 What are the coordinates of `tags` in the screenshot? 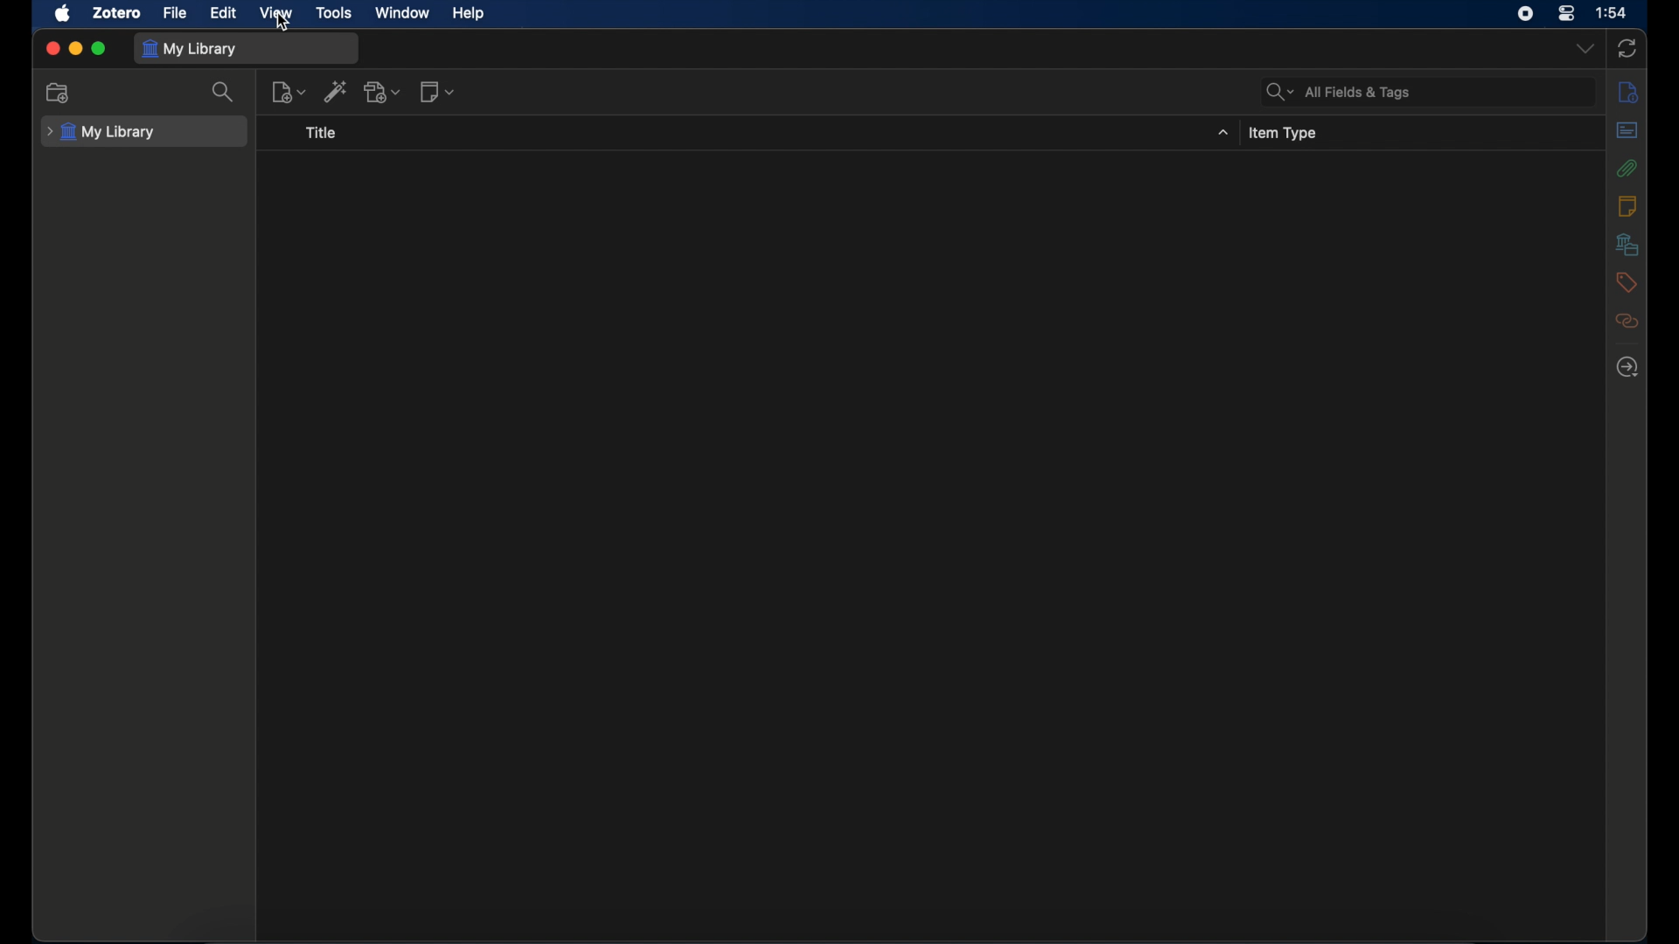 It's located at (1627, 283).